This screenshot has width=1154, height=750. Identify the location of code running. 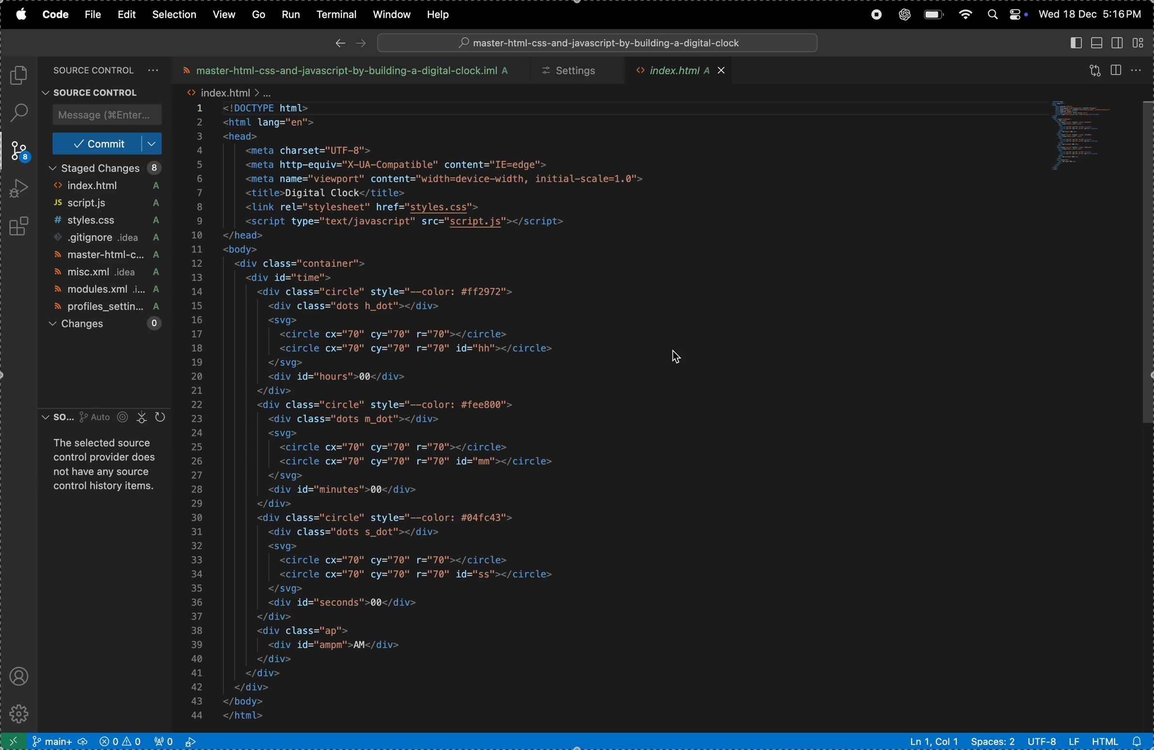
(180, 741).